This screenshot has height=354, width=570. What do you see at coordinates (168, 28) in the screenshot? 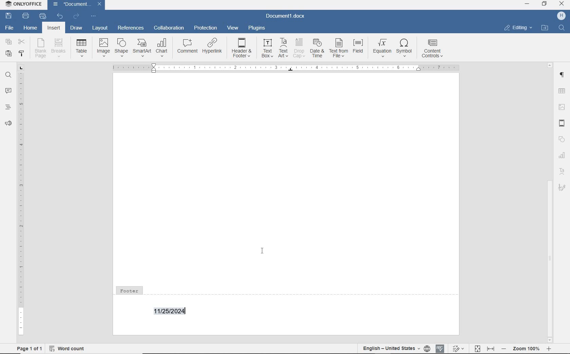
I see `collaboration` at bounding box center [168, 28].